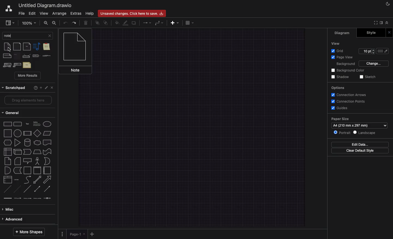 The image size is (393, 239). What do you see at coordinates (28, 142) in the screenshot?
I see `cylinder` at bounding box center [28, 142].